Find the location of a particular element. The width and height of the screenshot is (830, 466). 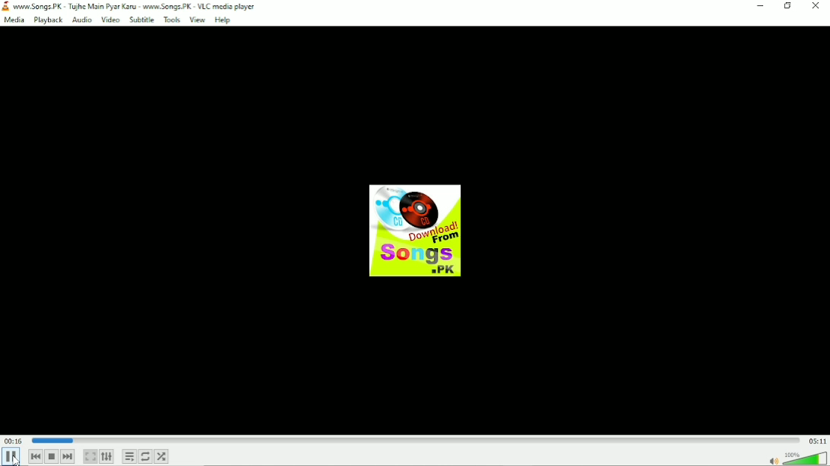

00:16 is located at coordinates (14, 442).